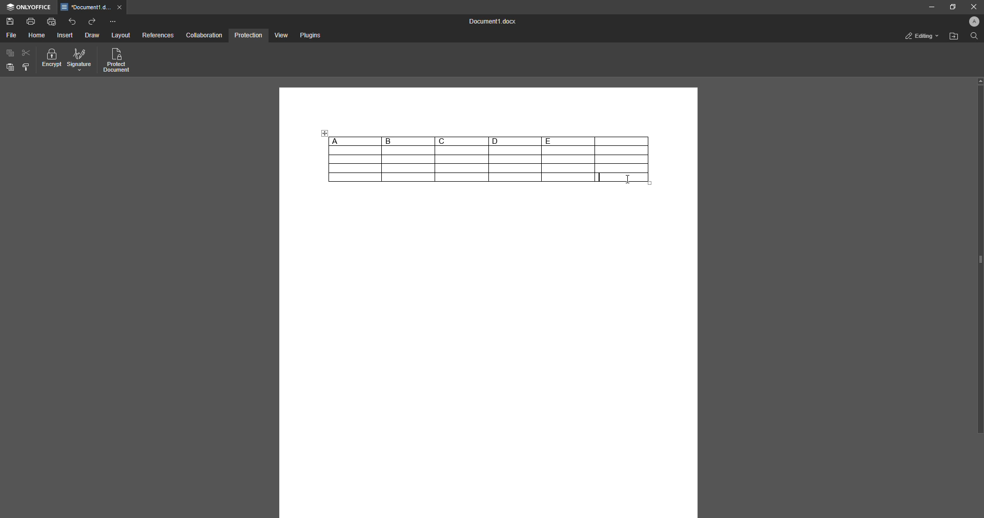 The image size is (984, 518). What do you see at coordinates (93, 21) in the screenshot?
I see `Redo` at bounding box center [93, 21].